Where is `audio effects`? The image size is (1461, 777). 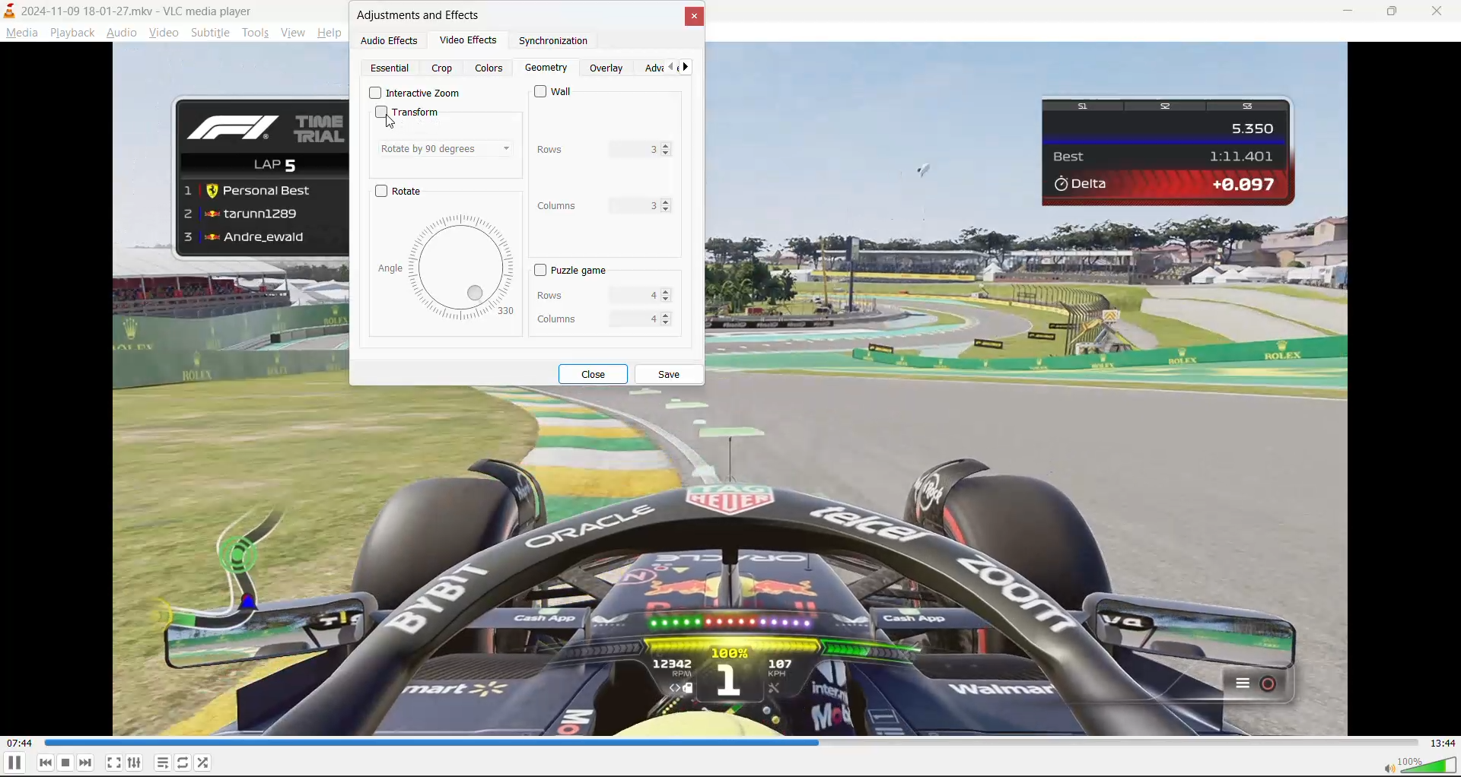 audio effects is located at coordinates (390, 40).